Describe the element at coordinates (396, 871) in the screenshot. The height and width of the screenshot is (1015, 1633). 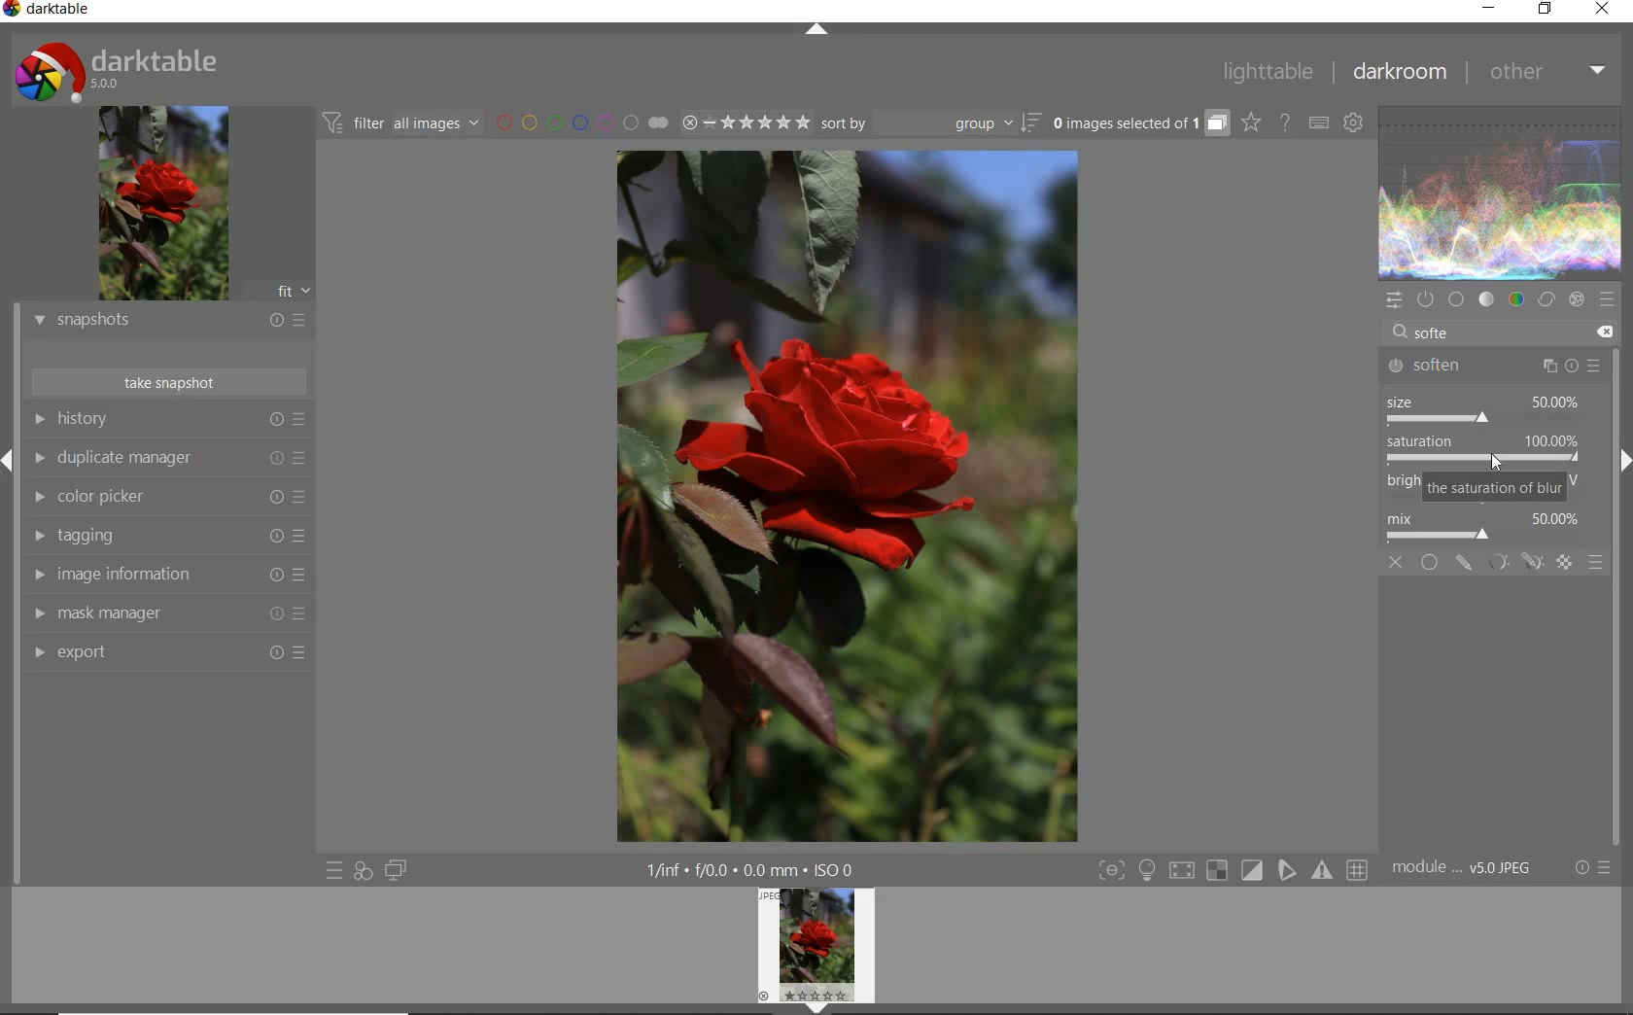
I see `display a second darkroom image window` at that location.